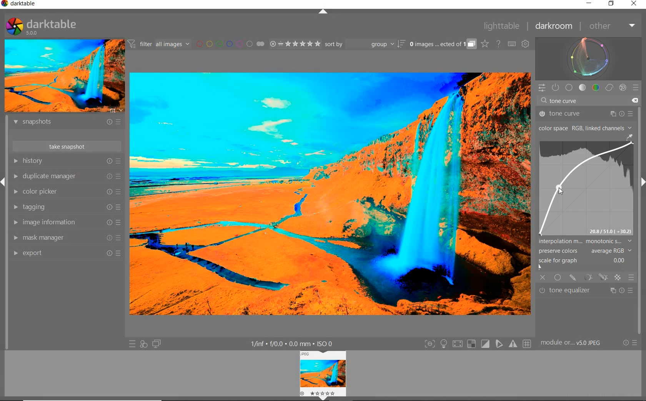 The height and width of the screenshot is (401, 646). What do you see at coordinates (587, 185) in the screenshot?
I see `TONE CURVE` at bounding box center [587, 185].